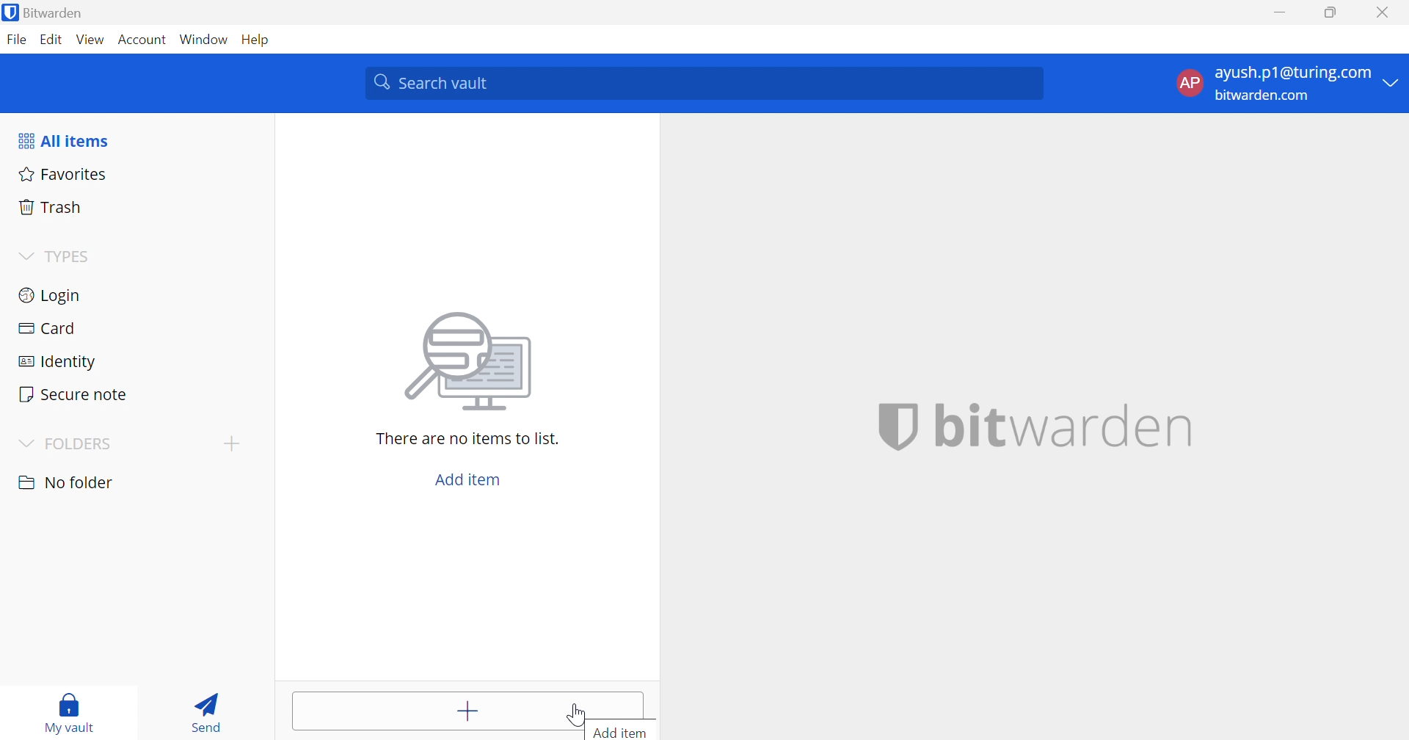 The height and width of the screenshot is (740, 1409). What do you see at coordinates (578, 714) in the screenshot?
I see `cursor` at bounding box center [578, 714].